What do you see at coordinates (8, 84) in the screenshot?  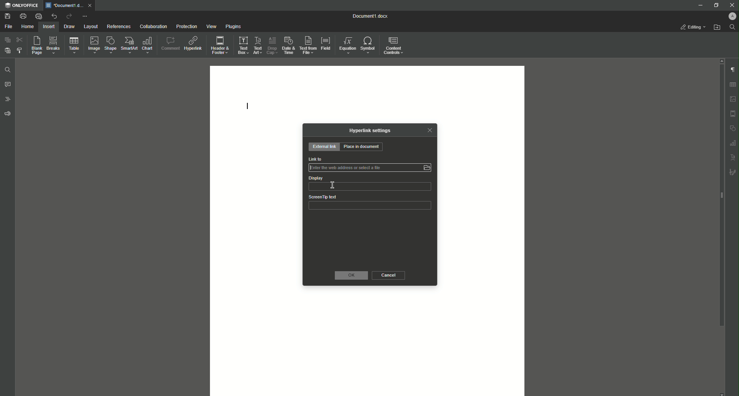 I see `Comments` at bounding box center [8, 84].